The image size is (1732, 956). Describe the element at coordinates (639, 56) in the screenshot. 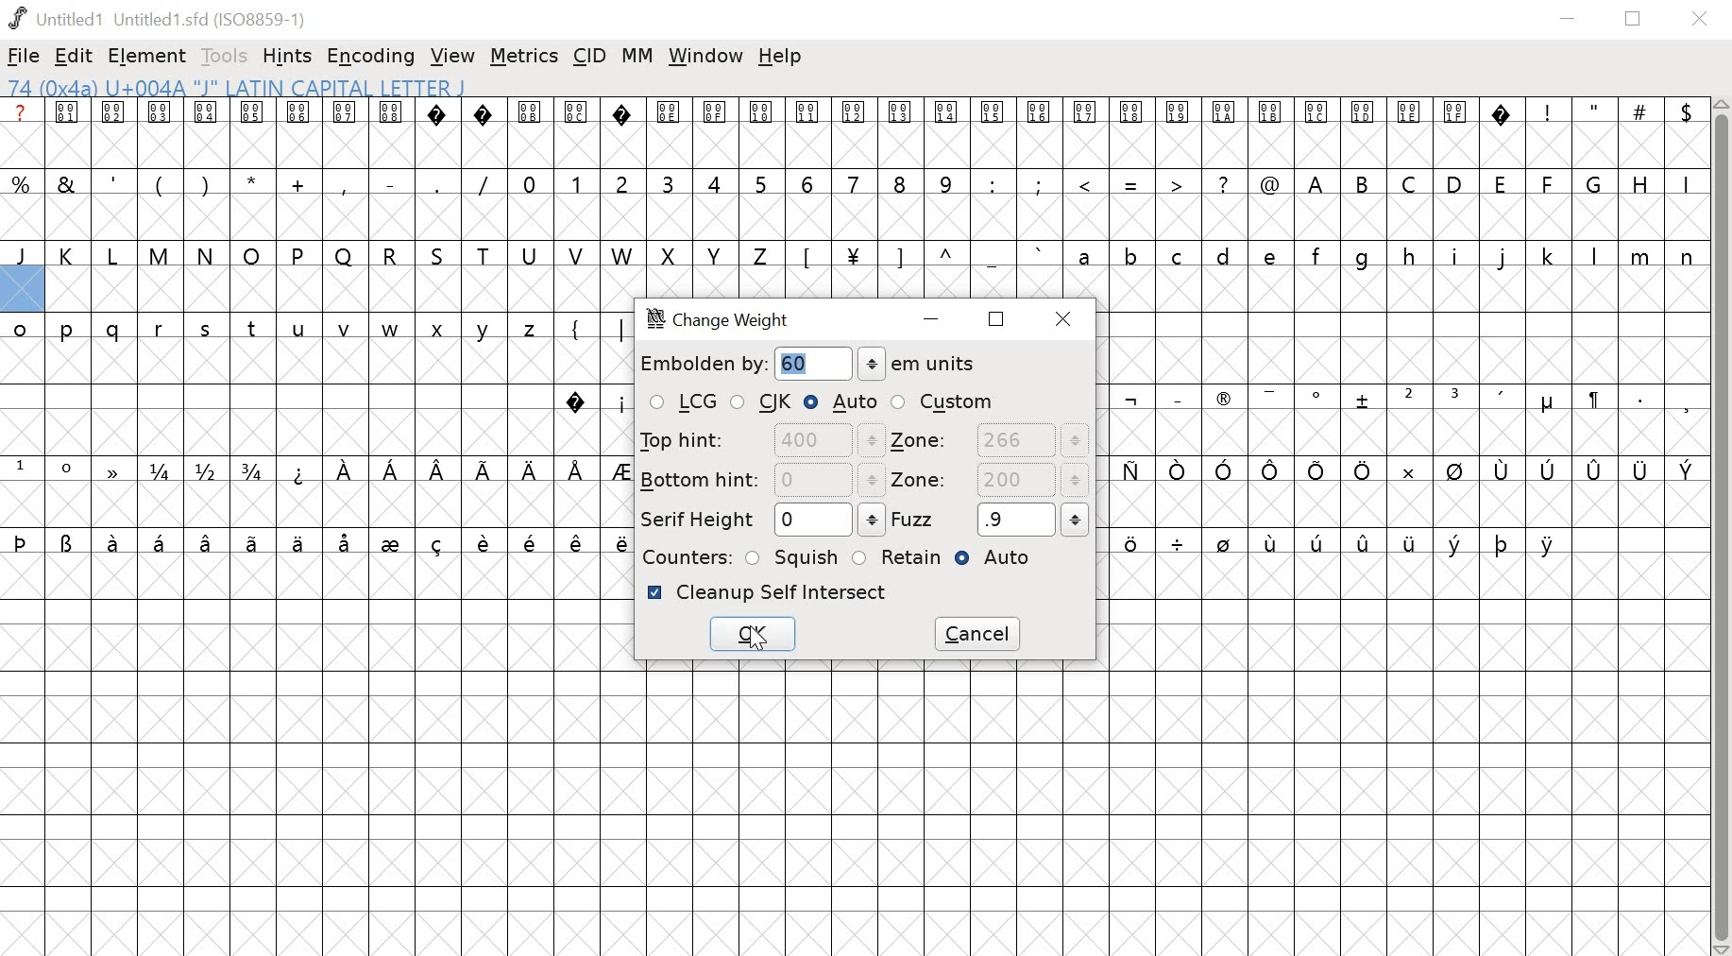

I see `MM` at that location.